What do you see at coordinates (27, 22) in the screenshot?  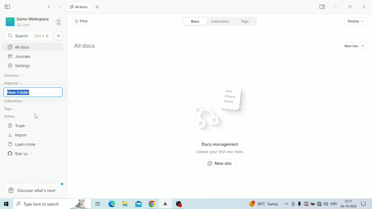 I see `Demo Workspace` at bounding box center [27, 22].